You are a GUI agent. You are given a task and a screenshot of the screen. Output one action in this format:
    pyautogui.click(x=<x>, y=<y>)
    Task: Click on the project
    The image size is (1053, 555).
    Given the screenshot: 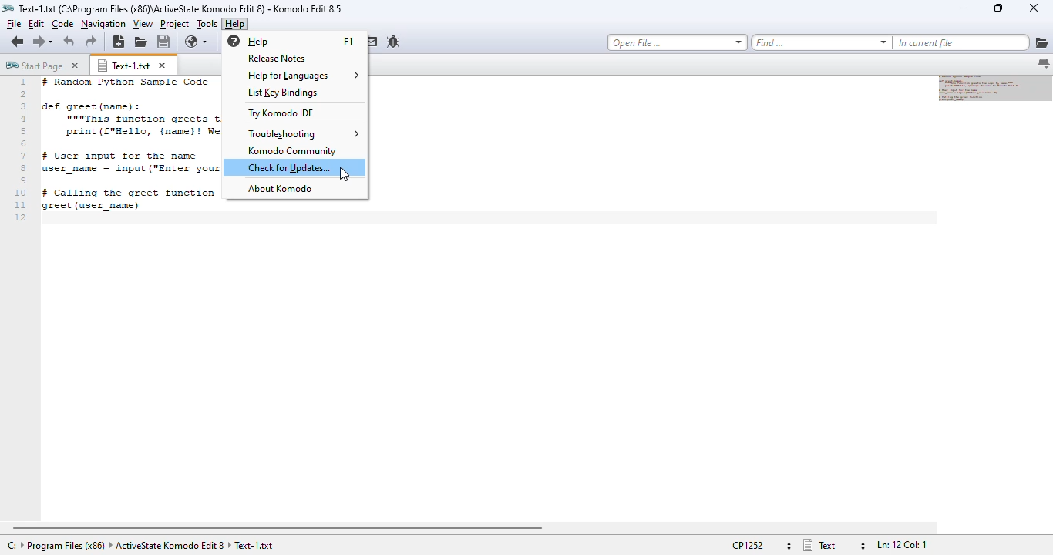 What is the action you would take?
    pyautogui.click(x=175, y=23)
    